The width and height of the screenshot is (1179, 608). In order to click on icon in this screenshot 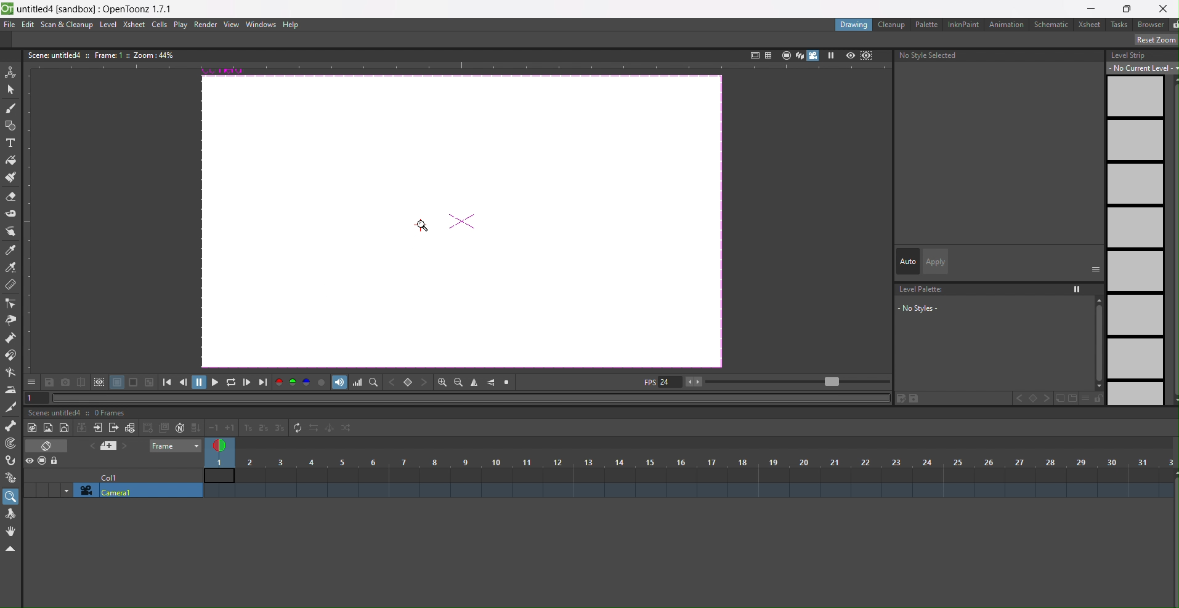, I will do `click(110, 447)`.